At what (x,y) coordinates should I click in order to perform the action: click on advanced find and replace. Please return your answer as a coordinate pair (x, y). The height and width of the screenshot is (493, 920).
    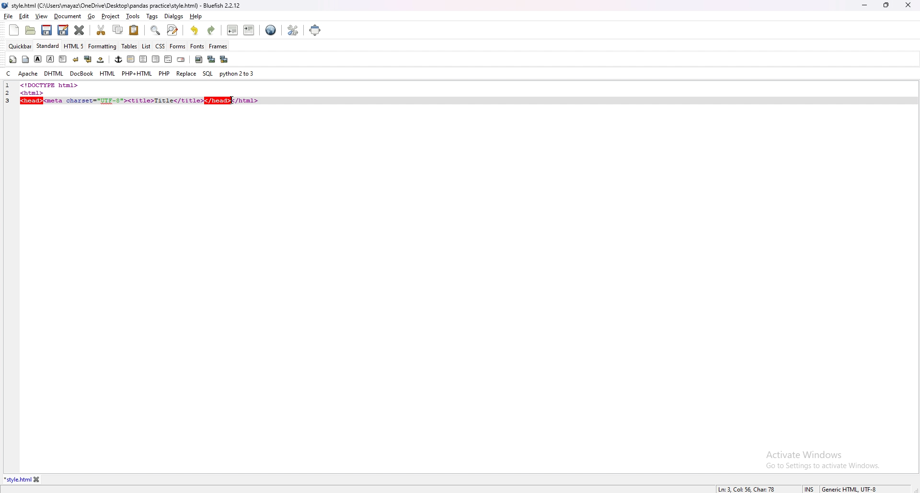
    Looking at the image, I should click on (172, 30).